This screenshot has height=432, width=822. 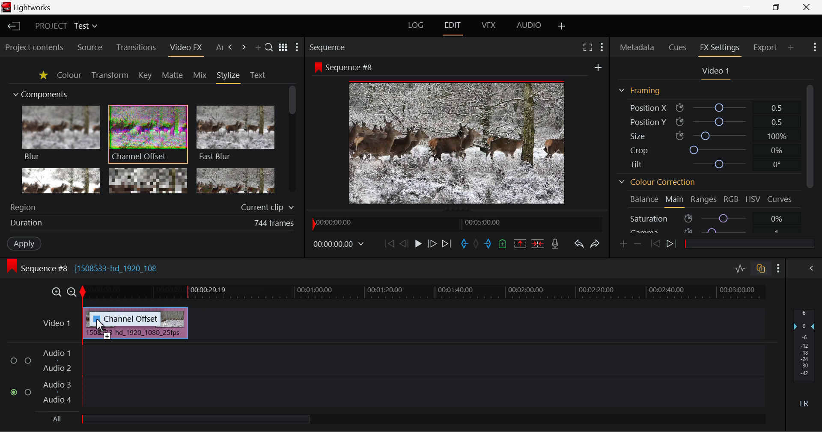 What do you see at coordinates (298, 47) in the screenshot?
I see `Show Settings` at bounding box center [298, 47].